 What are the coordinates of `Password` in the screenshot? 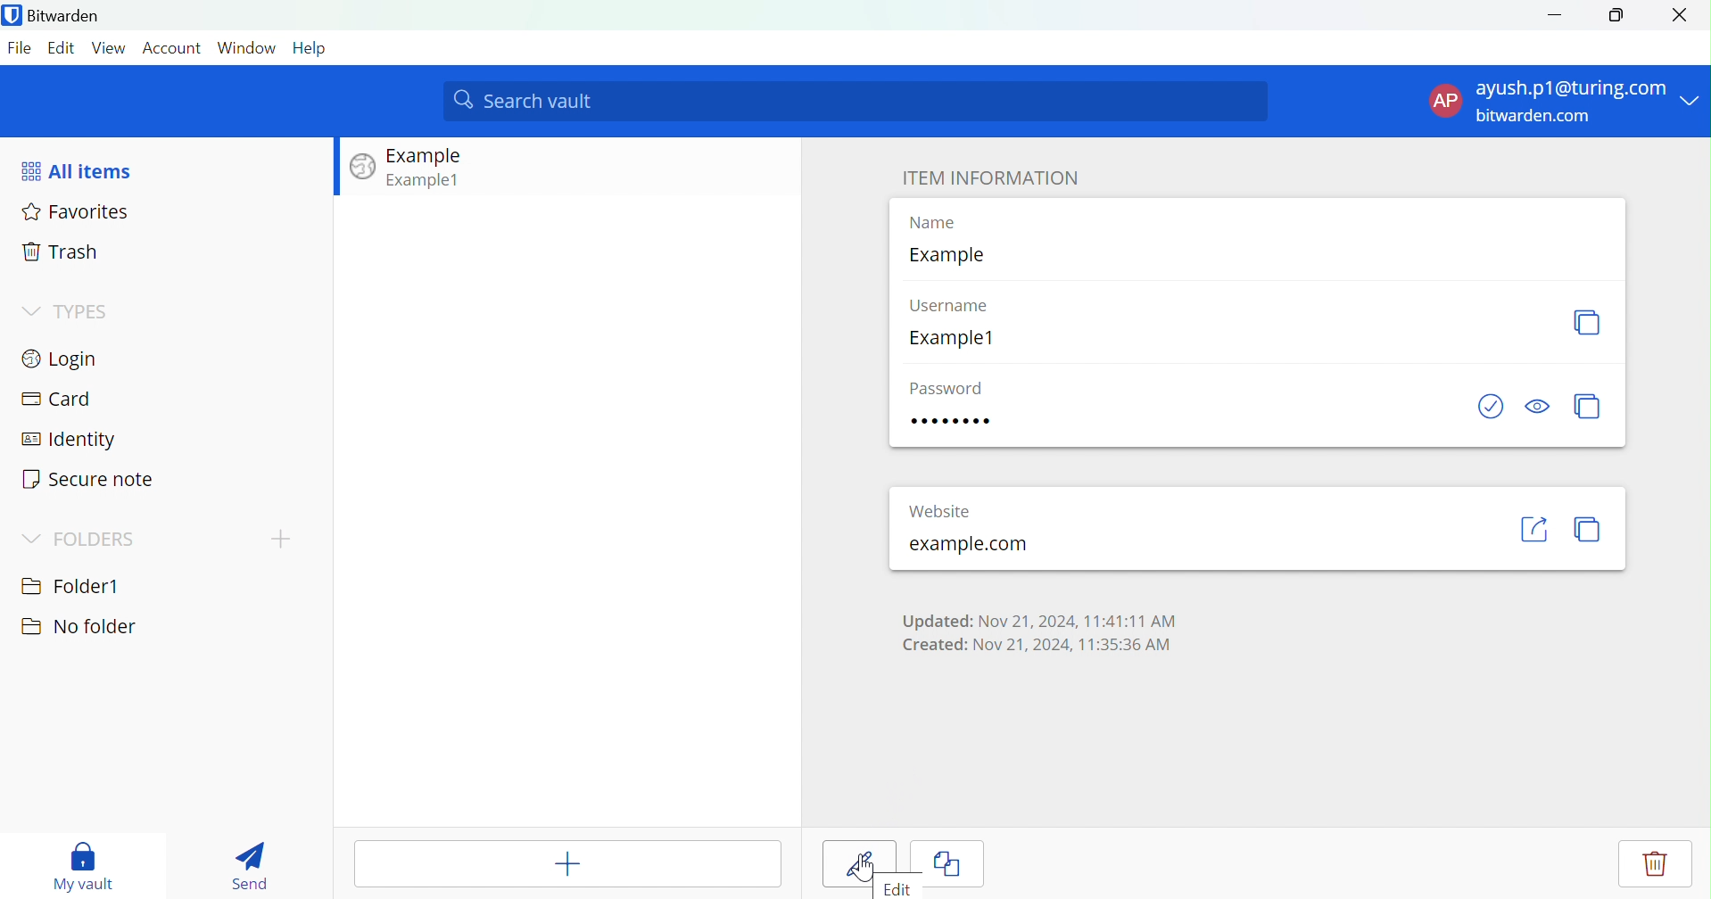 It's located at (956, 421).